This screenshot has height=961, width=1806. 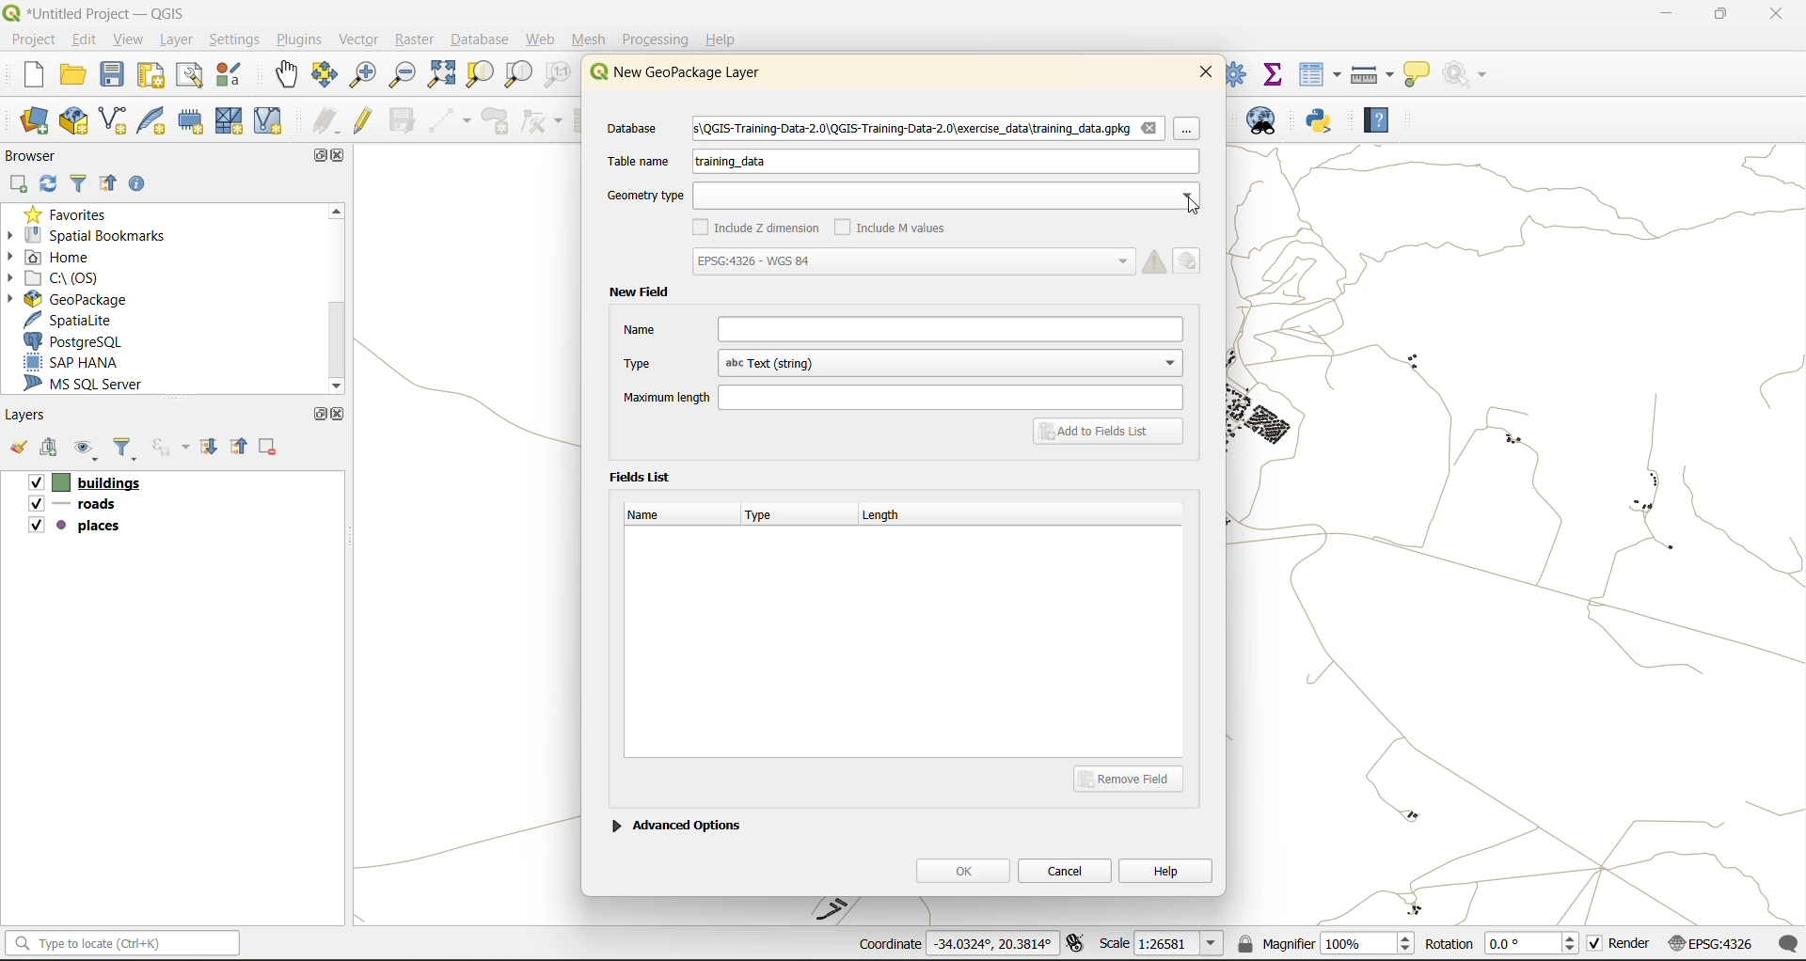 I want to click on New GeoPackage Layer, so click(x=671, y=72).